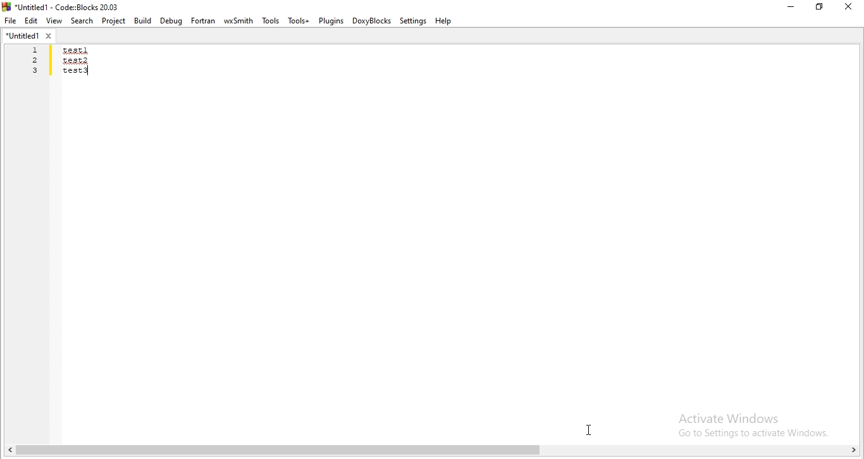  What do you see at coordinates (297, 21) in the screenshot?
I see `tools+` at bounding box center [297, 21].